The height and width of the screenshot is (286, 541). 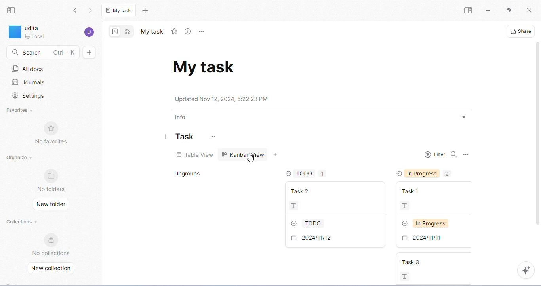 What do you see at coordinates (28, 69) in the screenshot?
I see `all docs` at bounding box center [28, 69].